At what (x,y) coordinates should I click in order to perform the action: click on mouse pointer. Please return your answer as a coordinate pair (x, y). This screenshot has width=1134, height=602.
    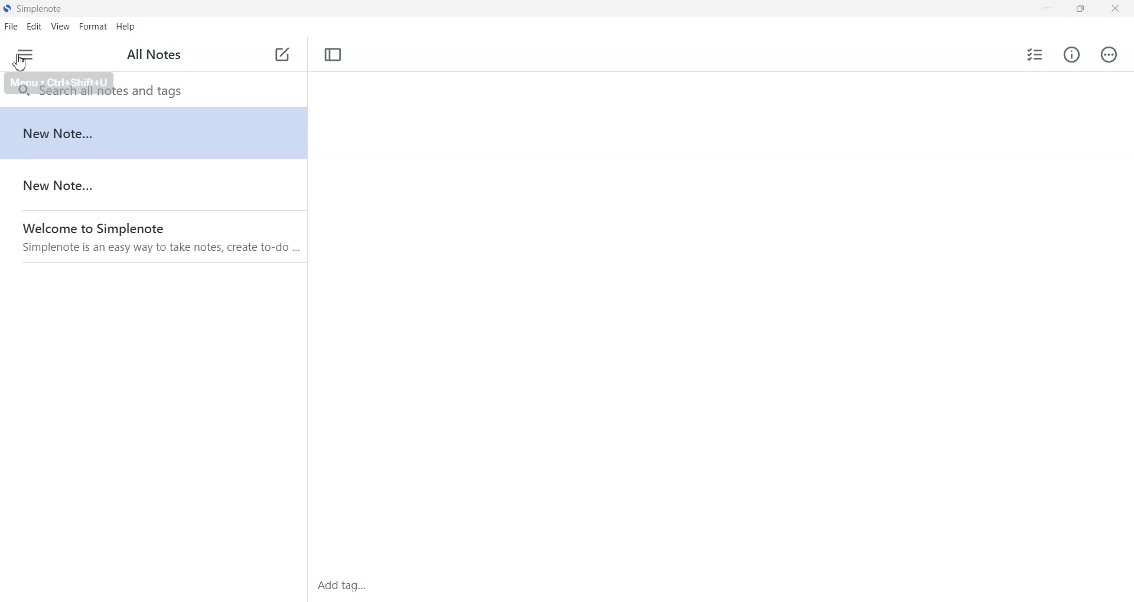
    Looking at the image, I should click on (19, 66).